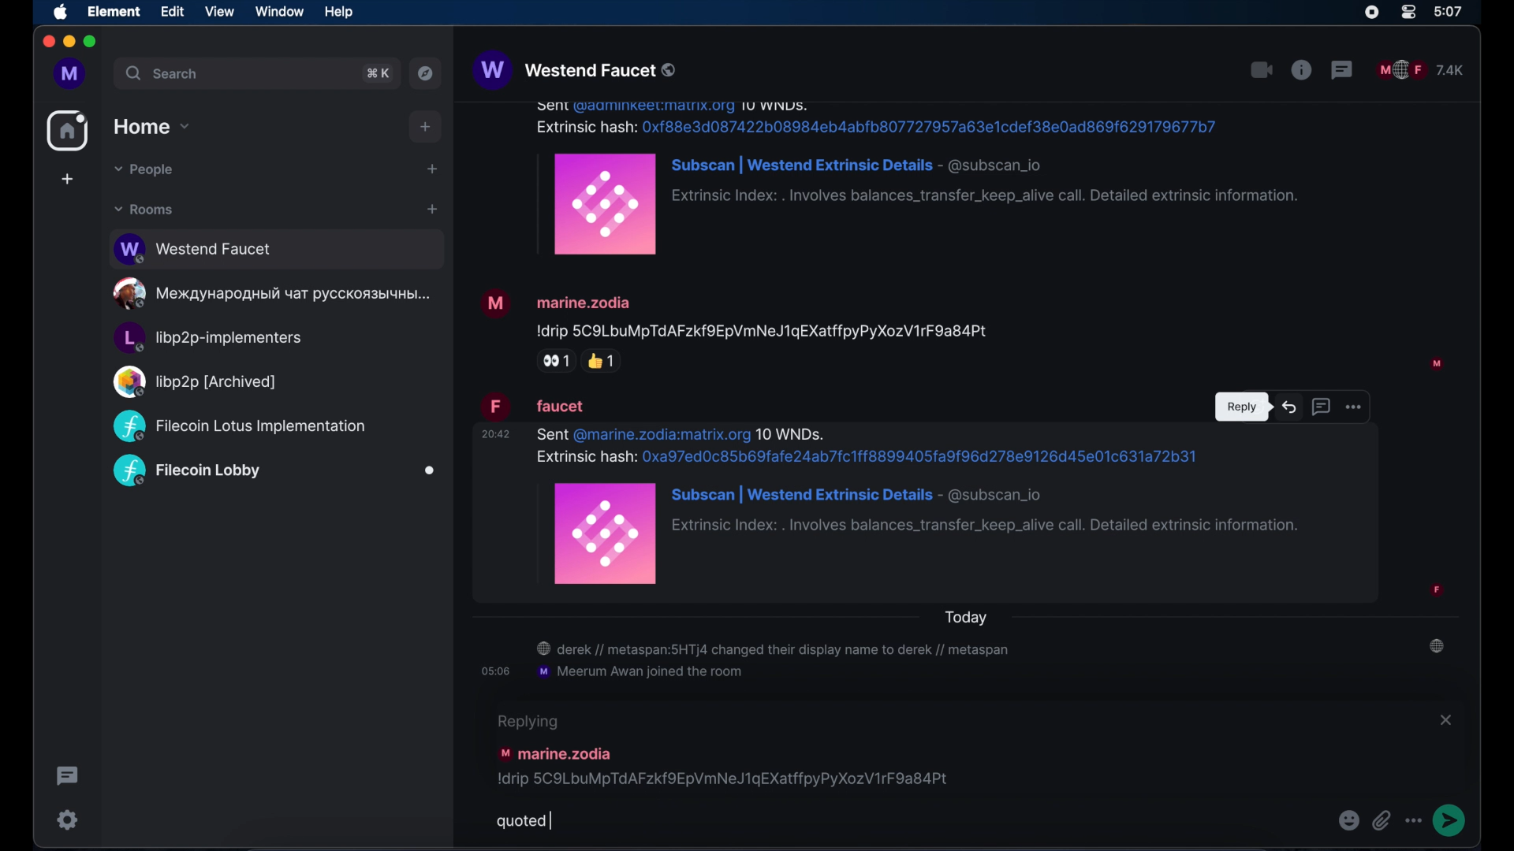 The width and height of the screenshot is (1514, 851). I want to click on thread activity, so click(66, 776).